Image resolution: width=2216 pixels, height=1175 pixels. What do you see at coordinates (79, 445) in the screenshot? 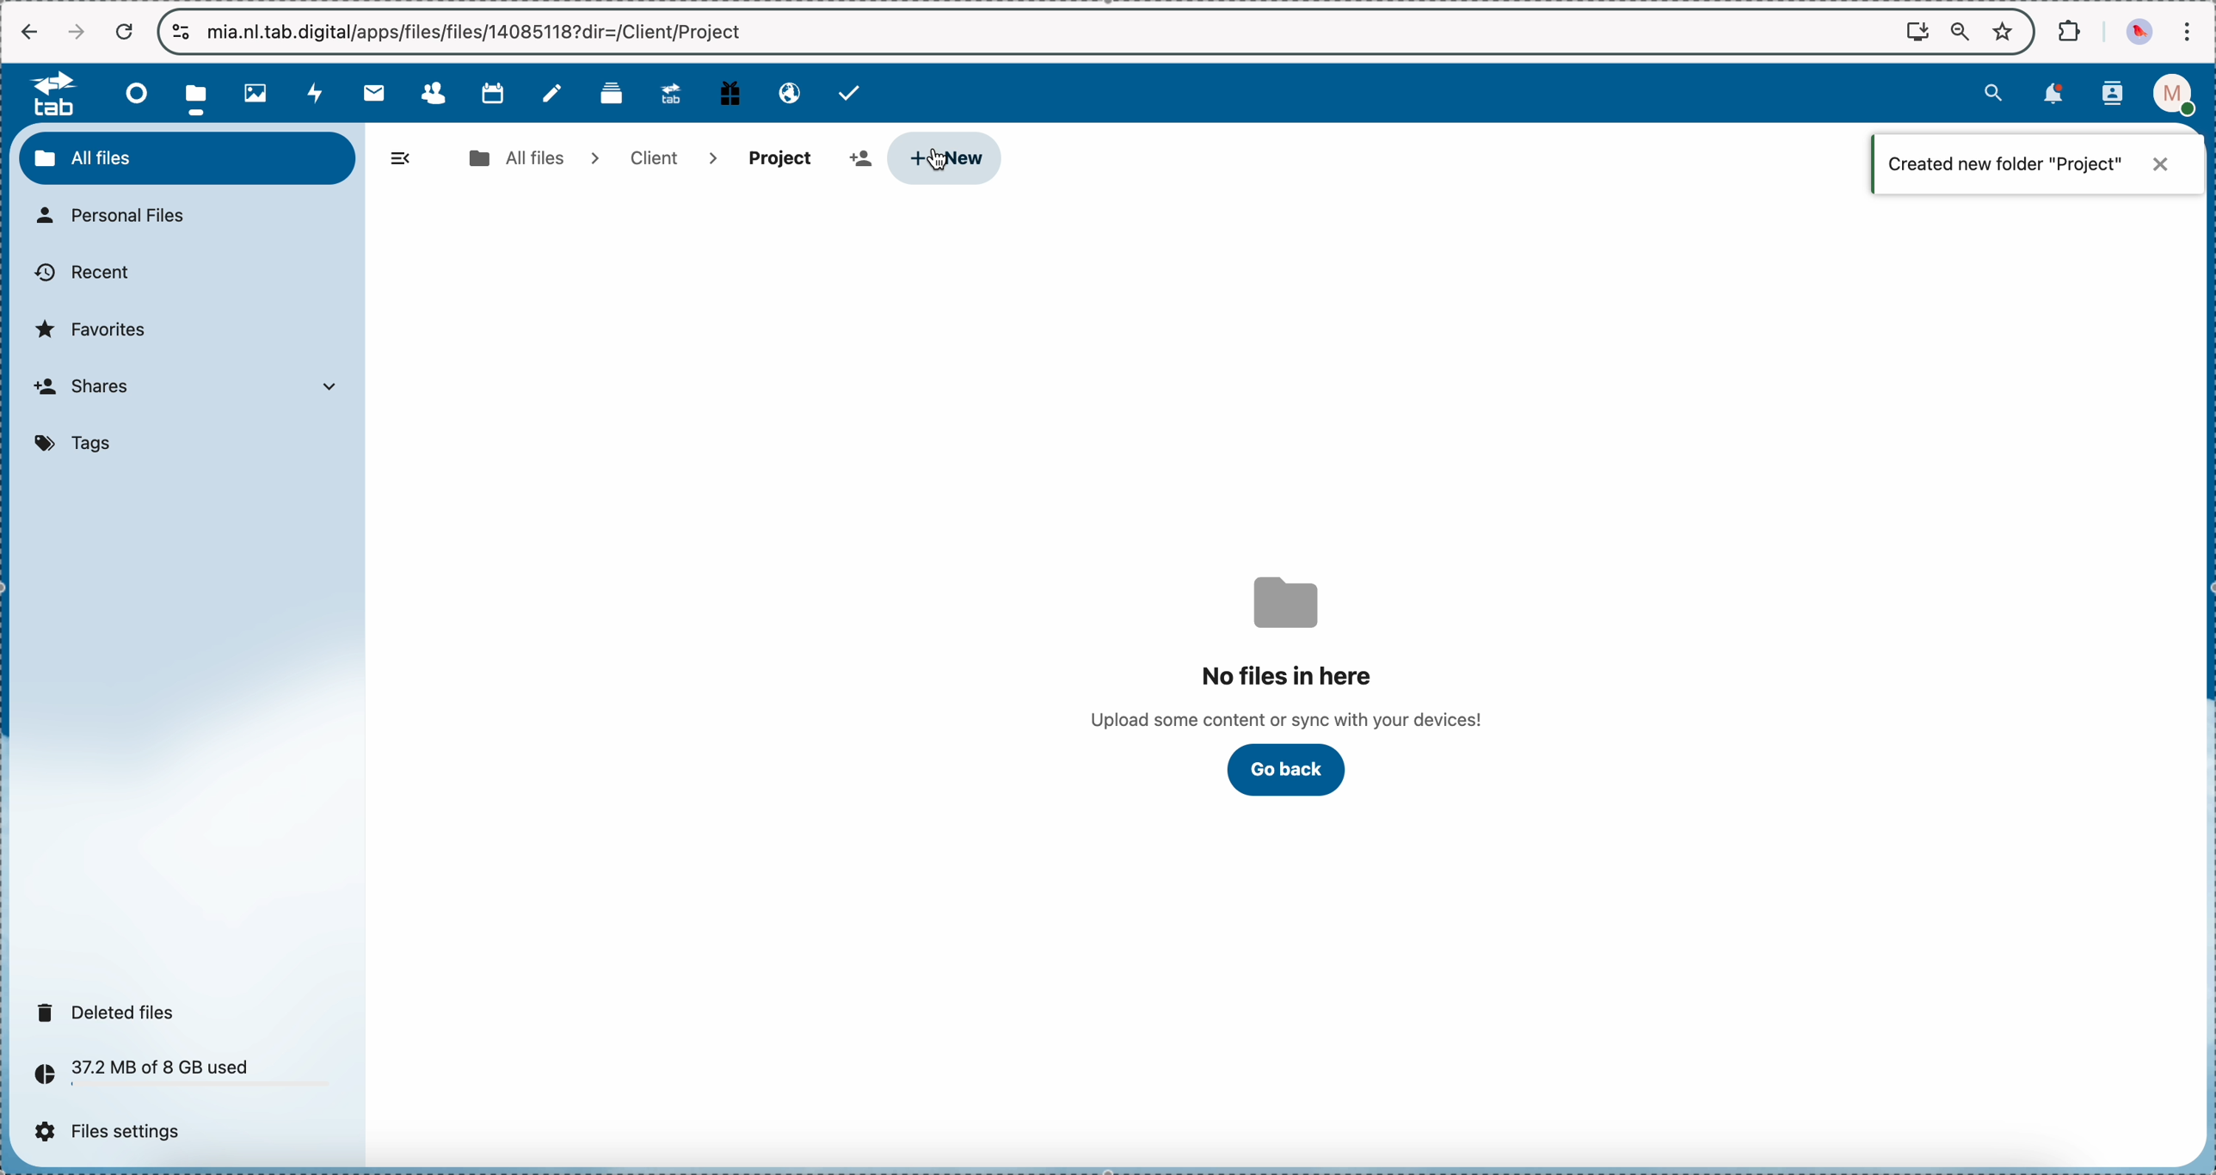
I see `tags` at bounding box center [79, 445].